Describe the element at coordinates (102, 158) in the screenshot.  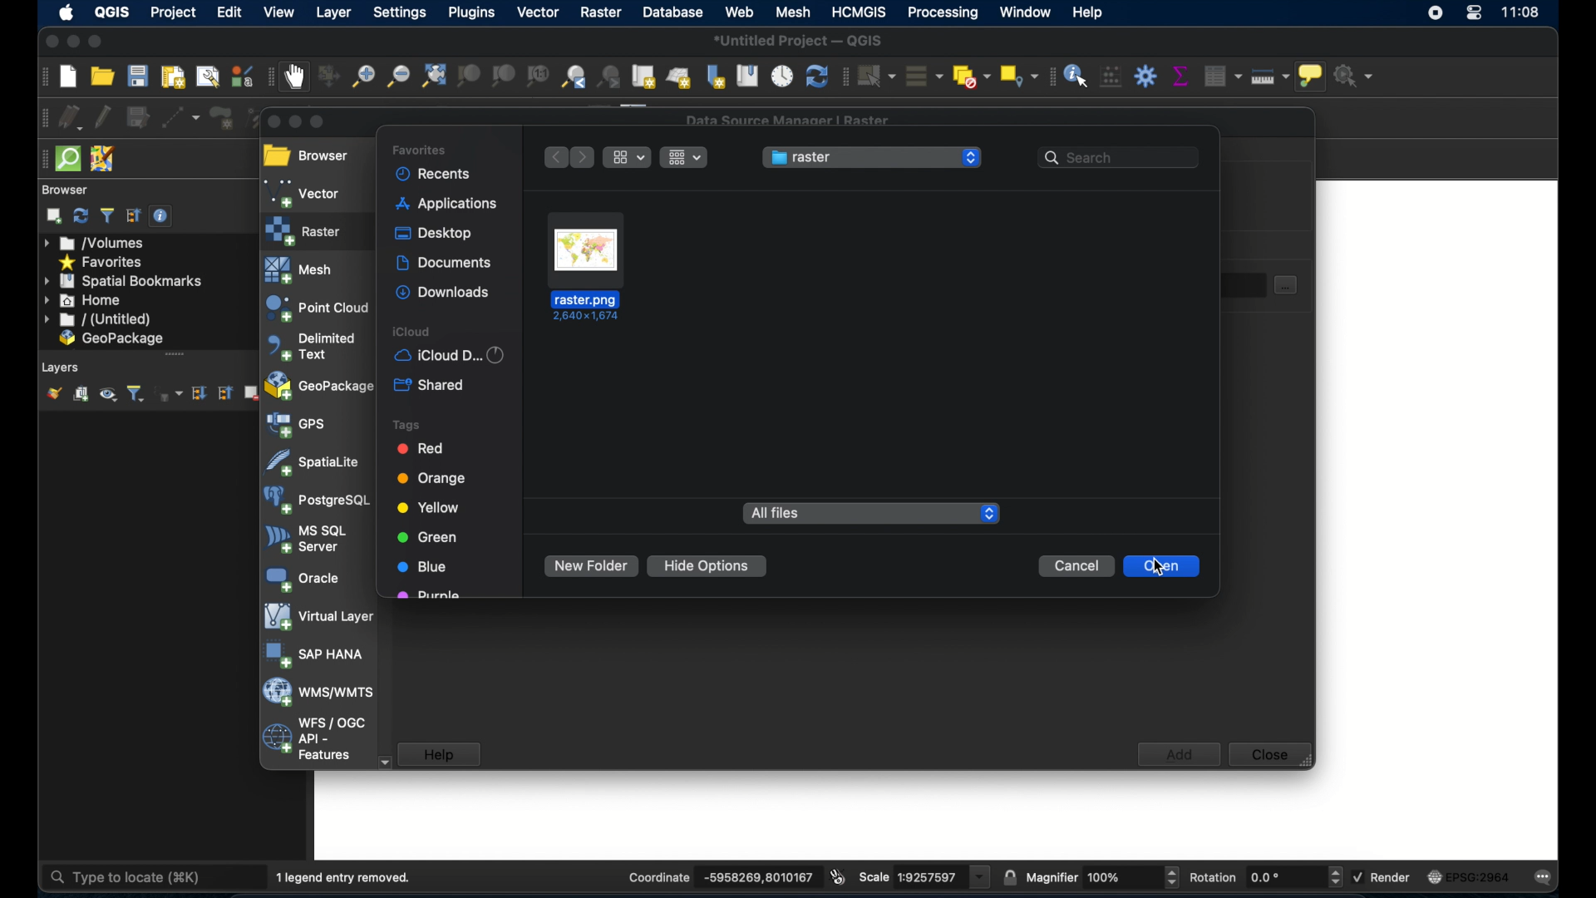
I see `josh remote` at that location.